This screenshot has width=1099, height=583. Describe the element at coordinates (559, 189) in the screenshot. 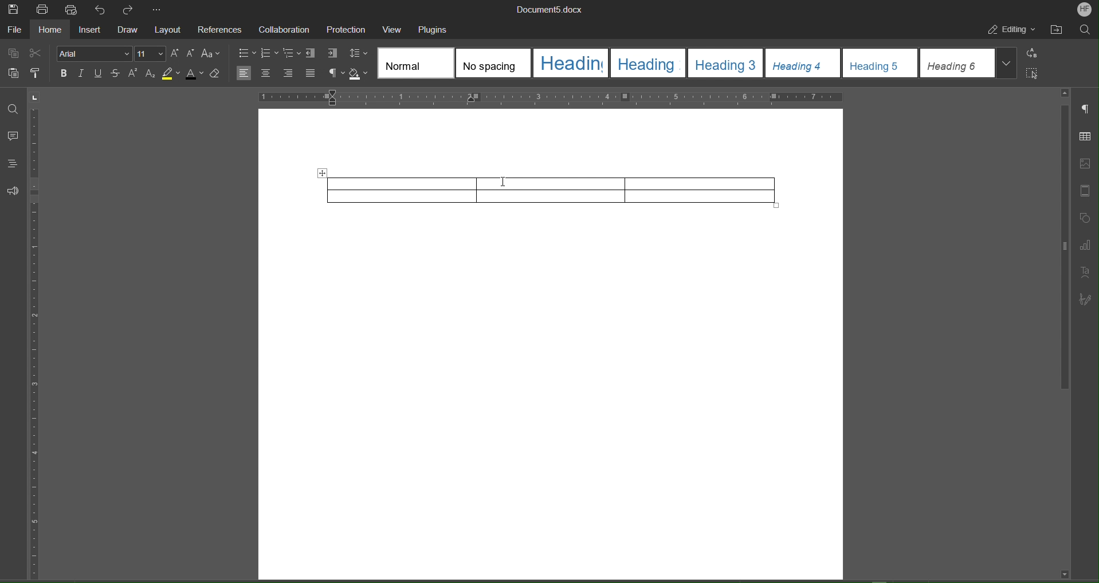

I see `Table` at that location.